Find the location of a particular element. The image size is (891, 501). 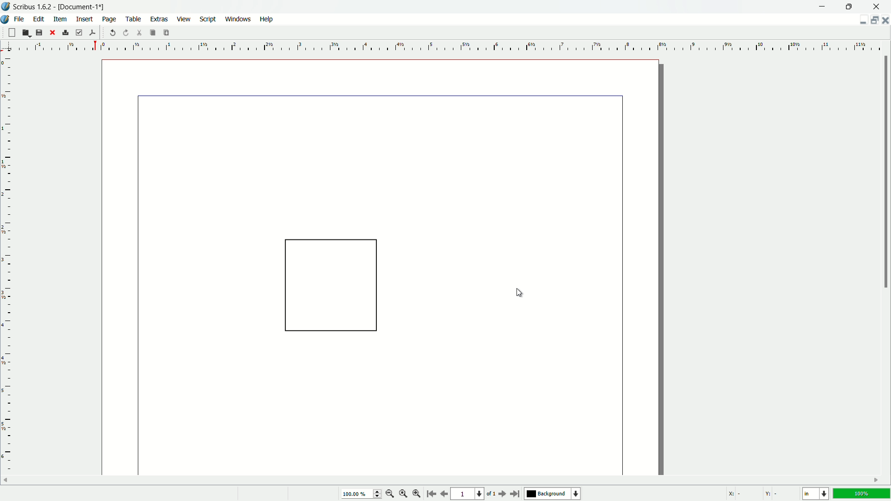

page number is located at coordinates (469, 494).